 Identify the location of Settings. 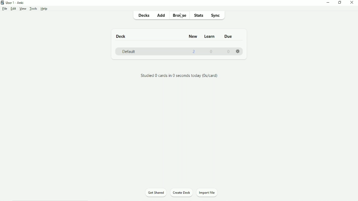
(238, 52).